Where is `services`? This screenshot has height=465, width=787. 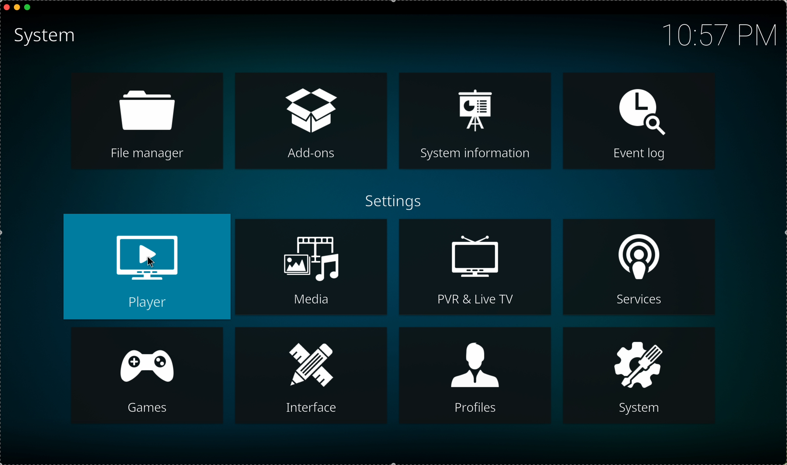
services is located at coordinates (638, 266).